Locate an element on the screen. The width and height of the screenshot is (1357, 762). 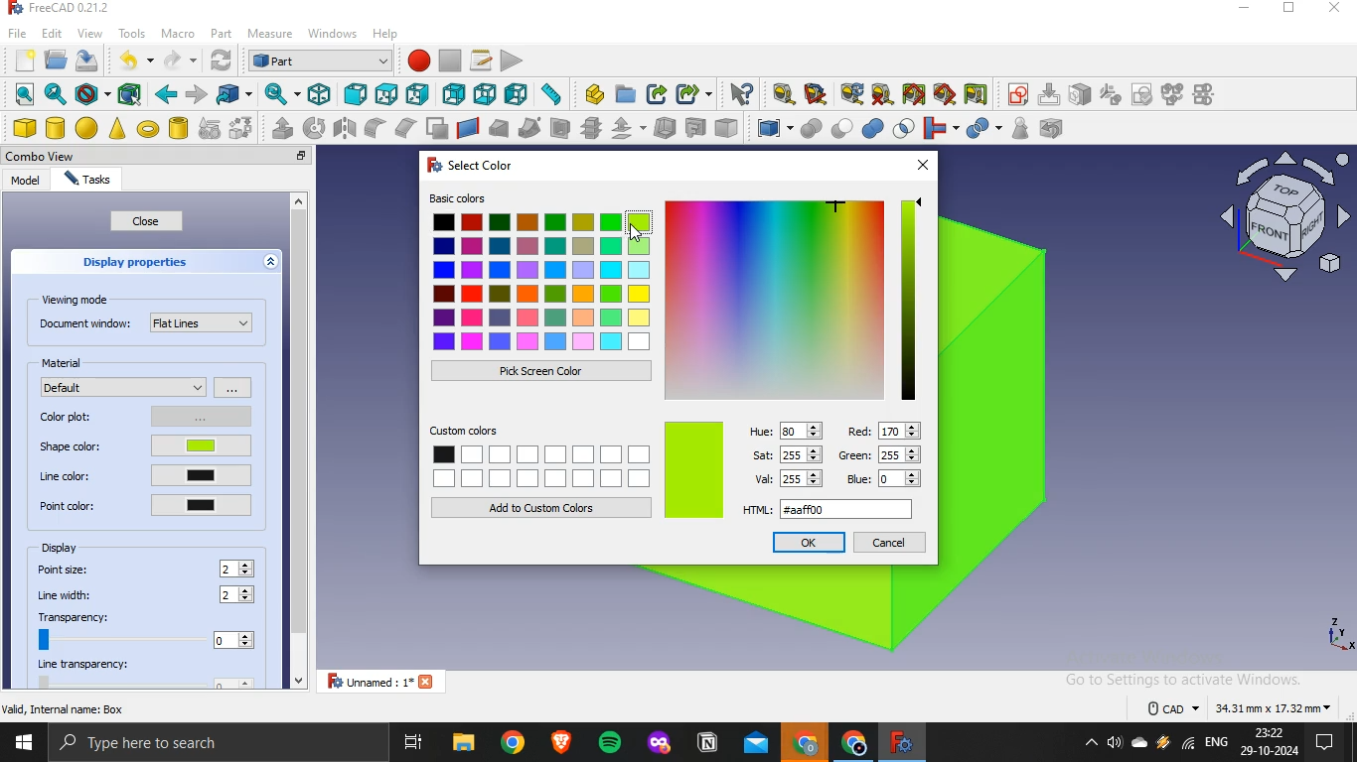
torus is located at coordinates (148, 129).